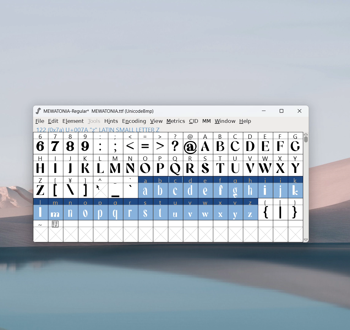  What do you see at coordinates (250, 143) in the screenshot?
I see `D` at bounding box center [250, 143].